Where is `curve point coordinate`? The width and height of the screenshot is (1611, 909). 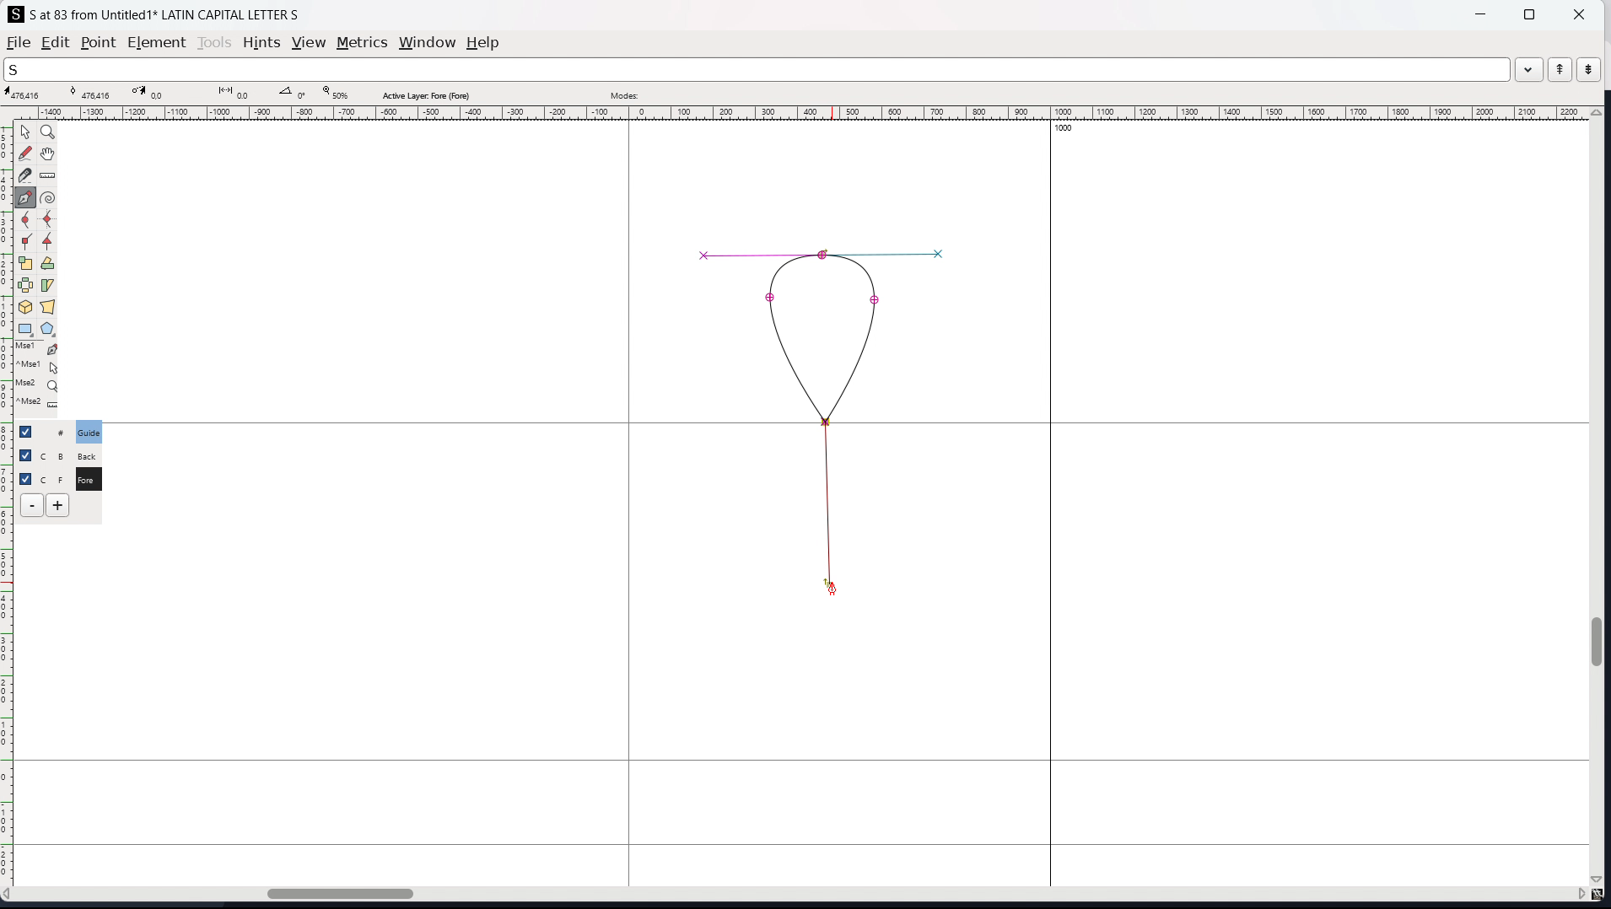 curve point coordinate is located at coordinates (95, 93).